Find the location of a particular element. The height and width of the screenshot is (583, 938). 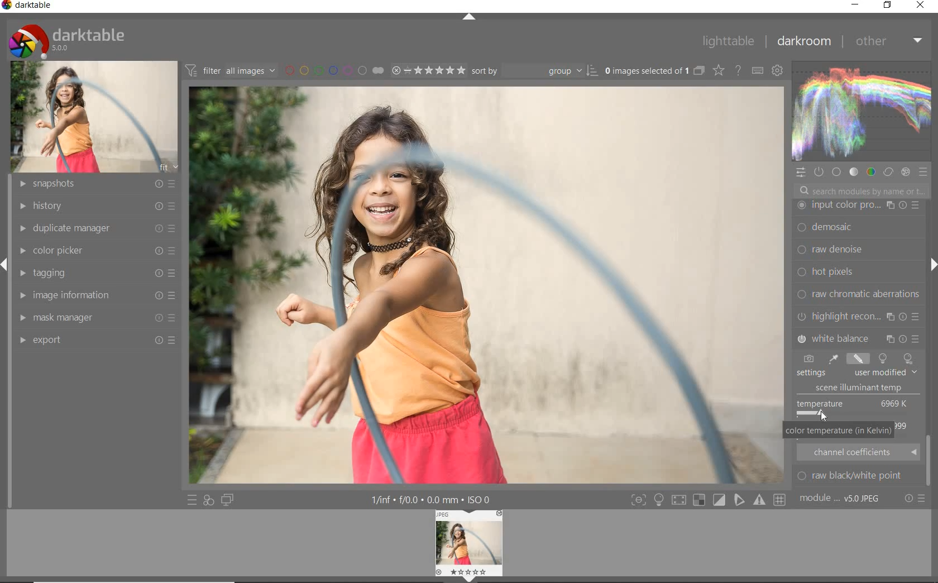

toggle mode  is located at coordinates (719, 500).